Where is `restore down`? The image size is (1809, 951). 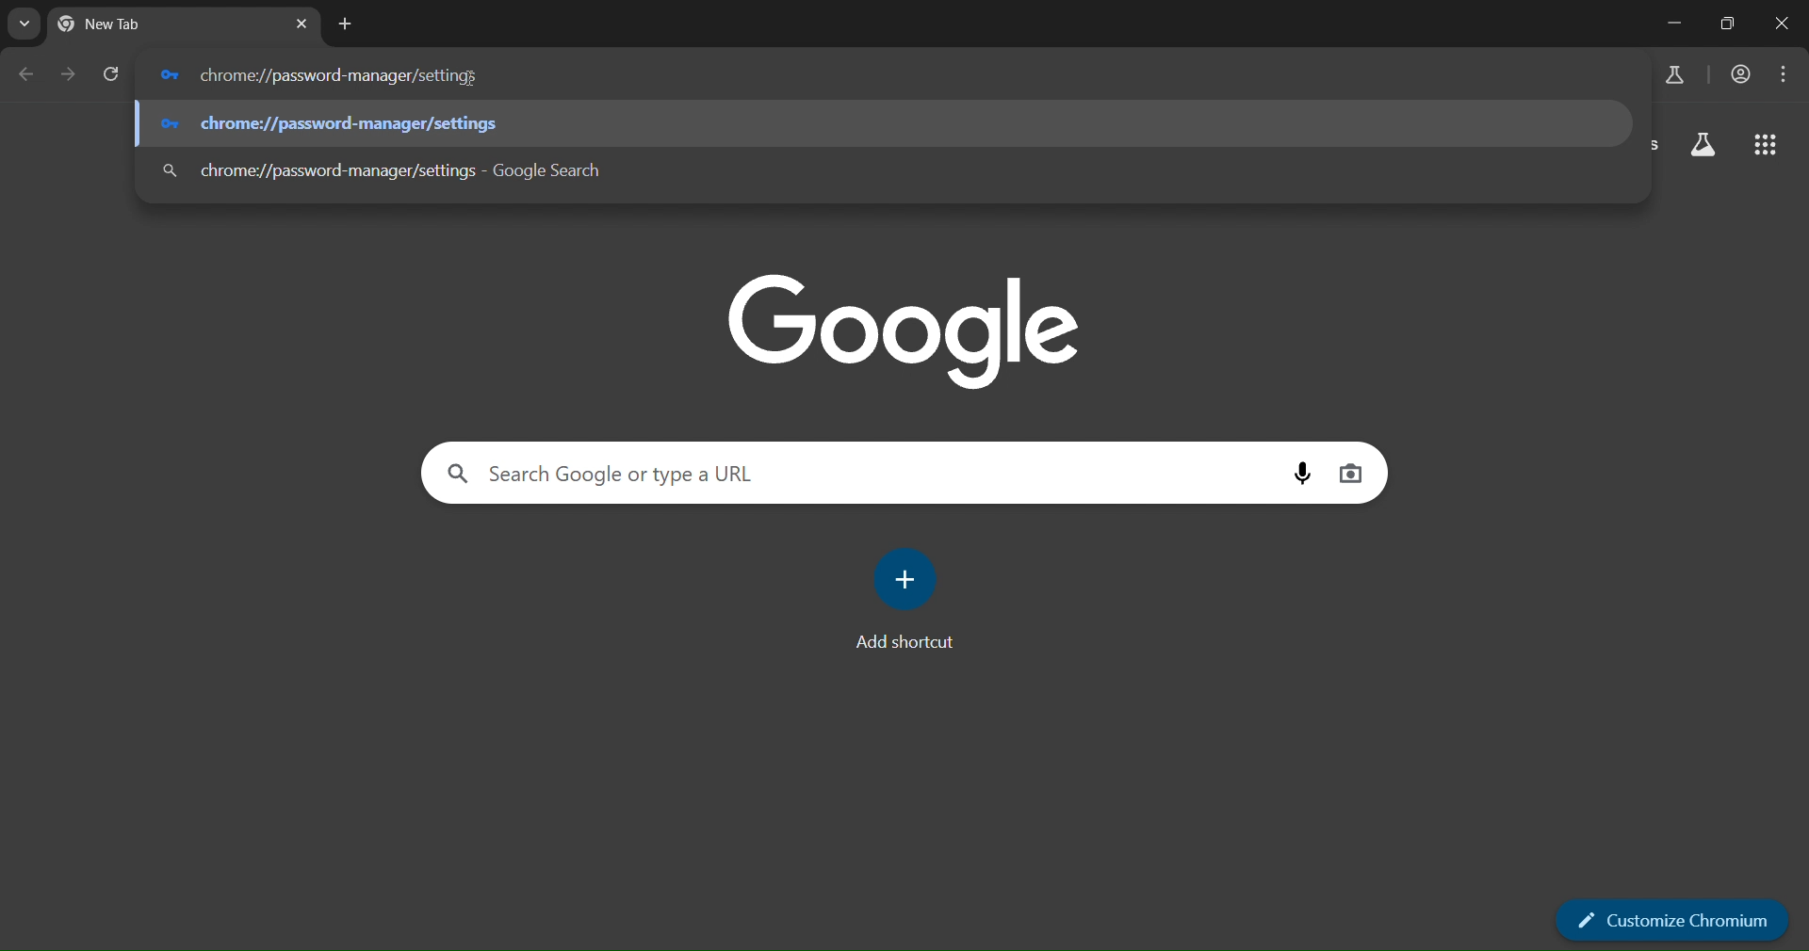
restore down is located at coordinates (1726, 24).